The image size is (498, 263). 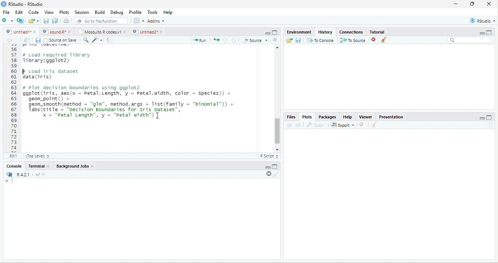 I want to click on back, so click(x=289, y=125).